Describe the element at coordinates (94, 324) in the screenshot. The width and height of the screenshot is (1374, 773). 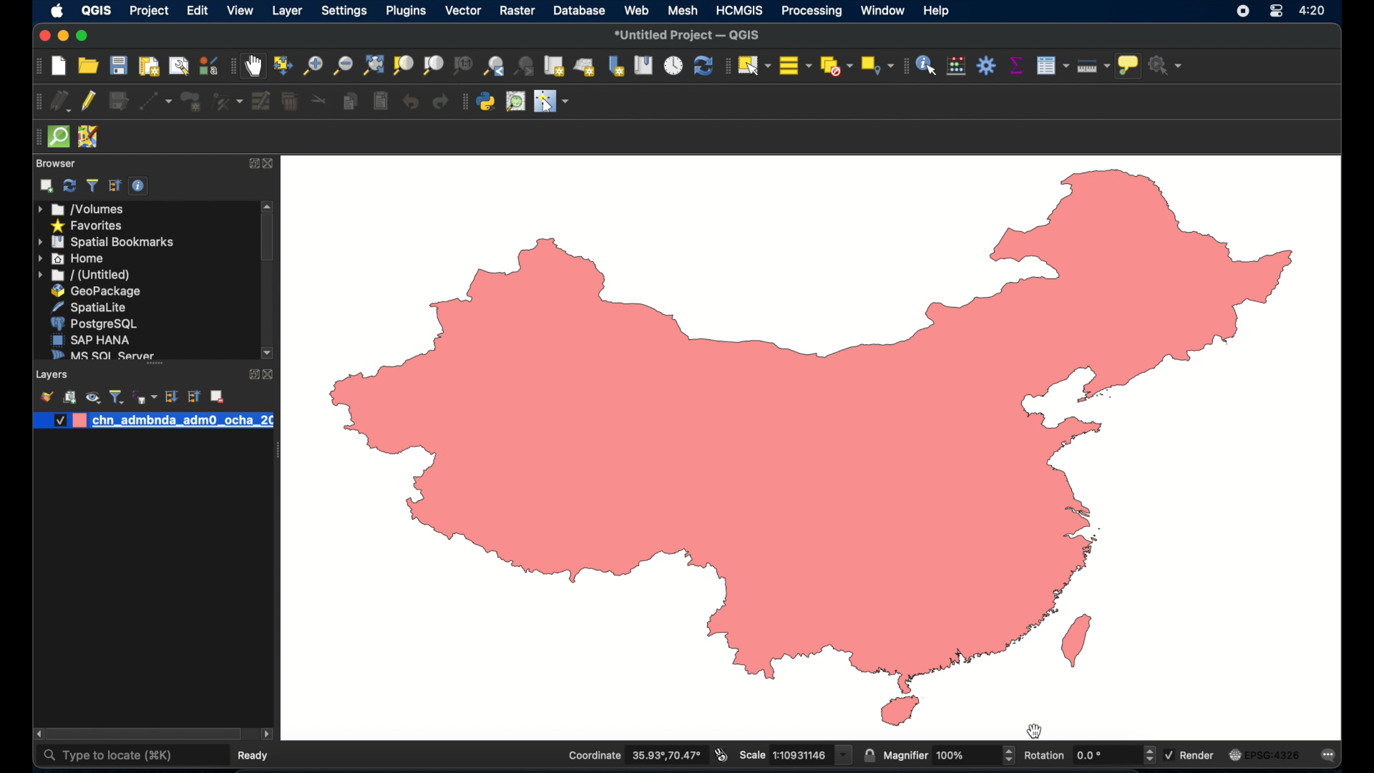
I see `postgre sql` at that location.